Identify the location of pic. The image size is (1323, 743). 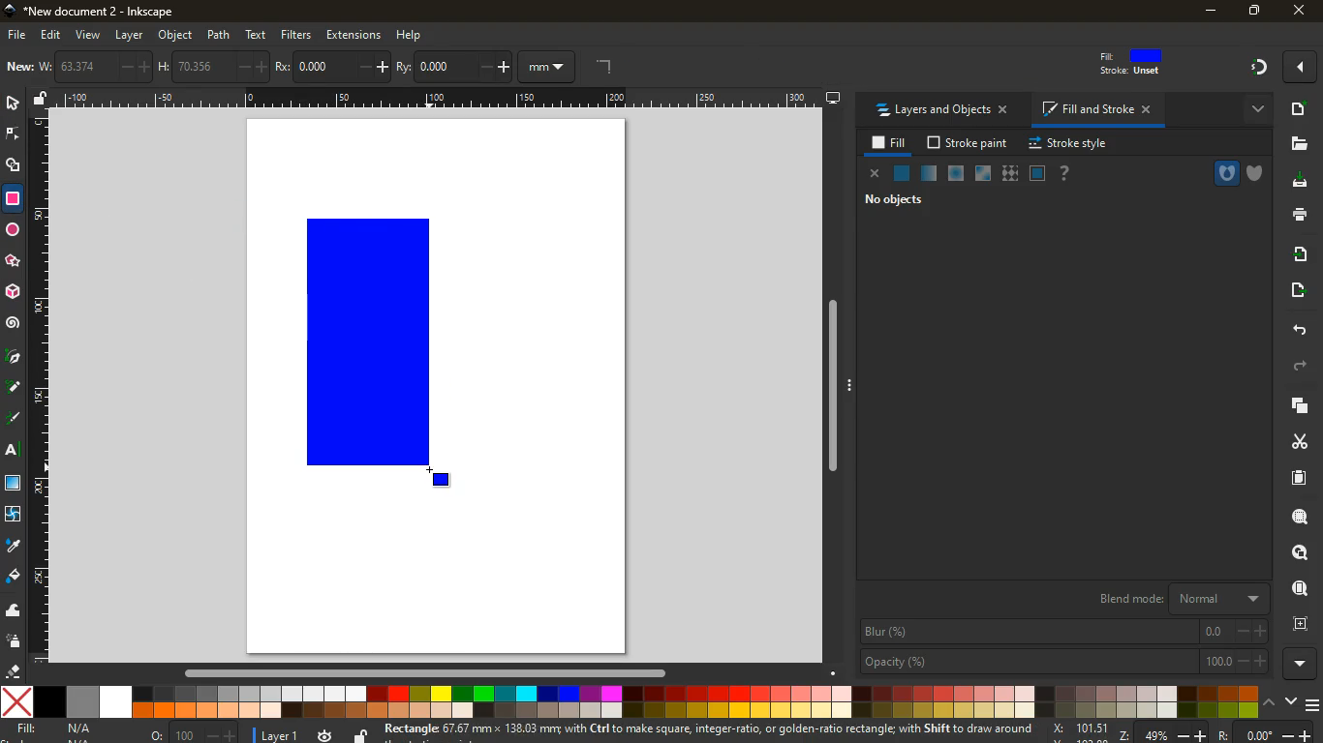
(14, 354).